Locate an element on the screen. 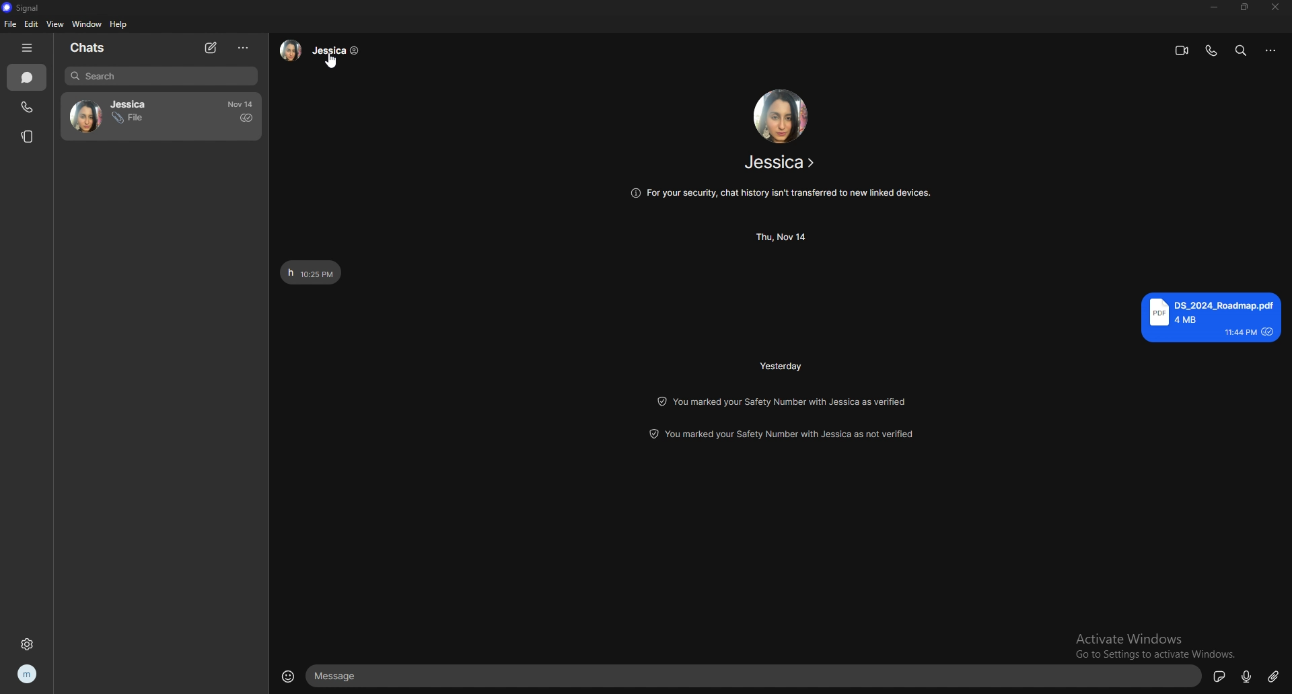 This screenshot has height=694, width=1292. update is located at coordinates (777, 432).